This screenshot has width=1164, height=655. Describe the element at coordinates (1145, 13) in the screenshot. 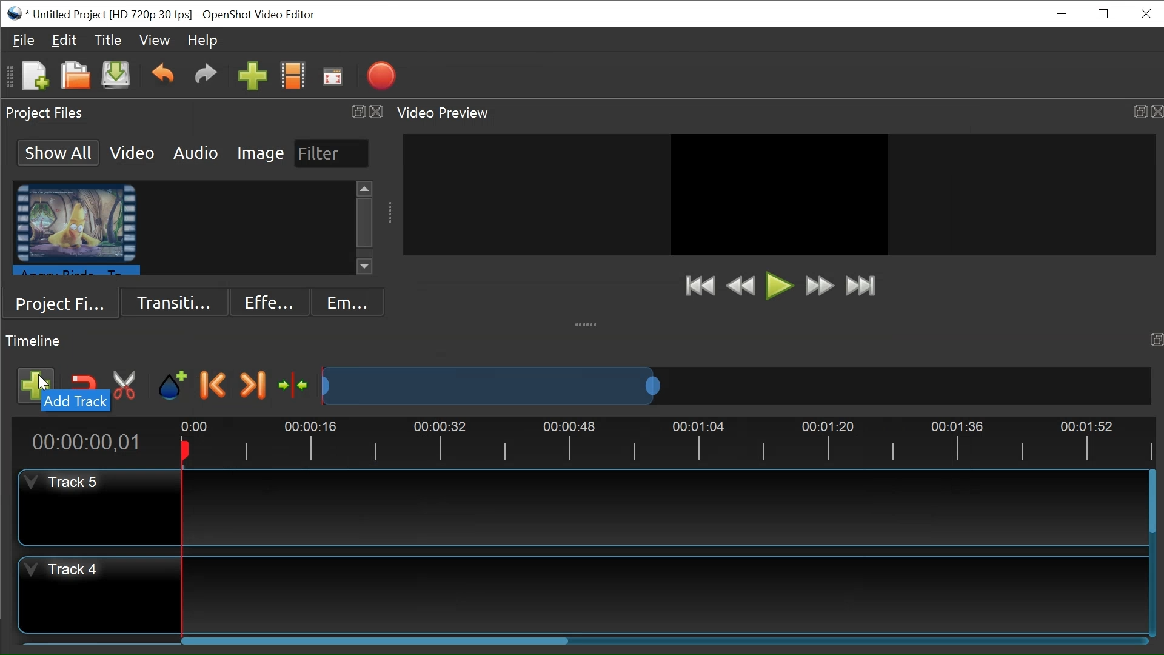

I see `Close` at that location.